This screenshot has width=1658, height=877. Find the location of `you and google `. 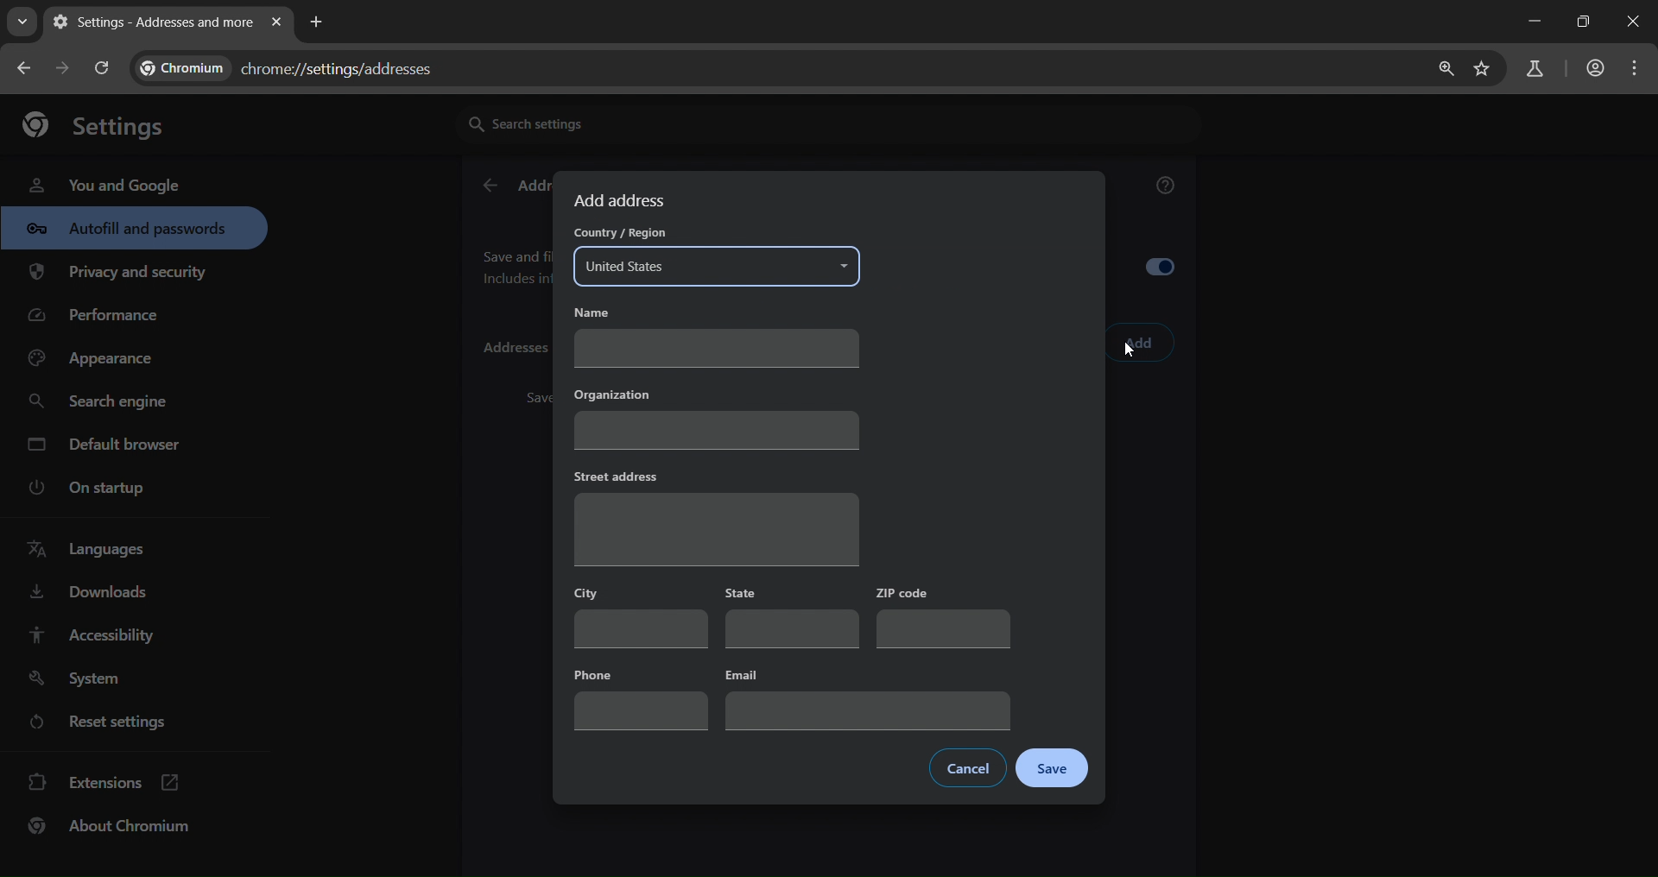

you and google  is located at coordinates (104, 183).